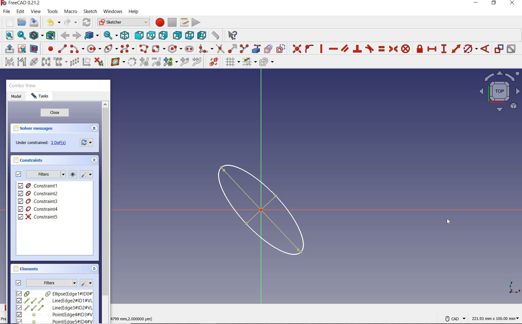 The height and width of the screenshot is (324, 522). I want to click on constrain horizontally, so click(333, 49).